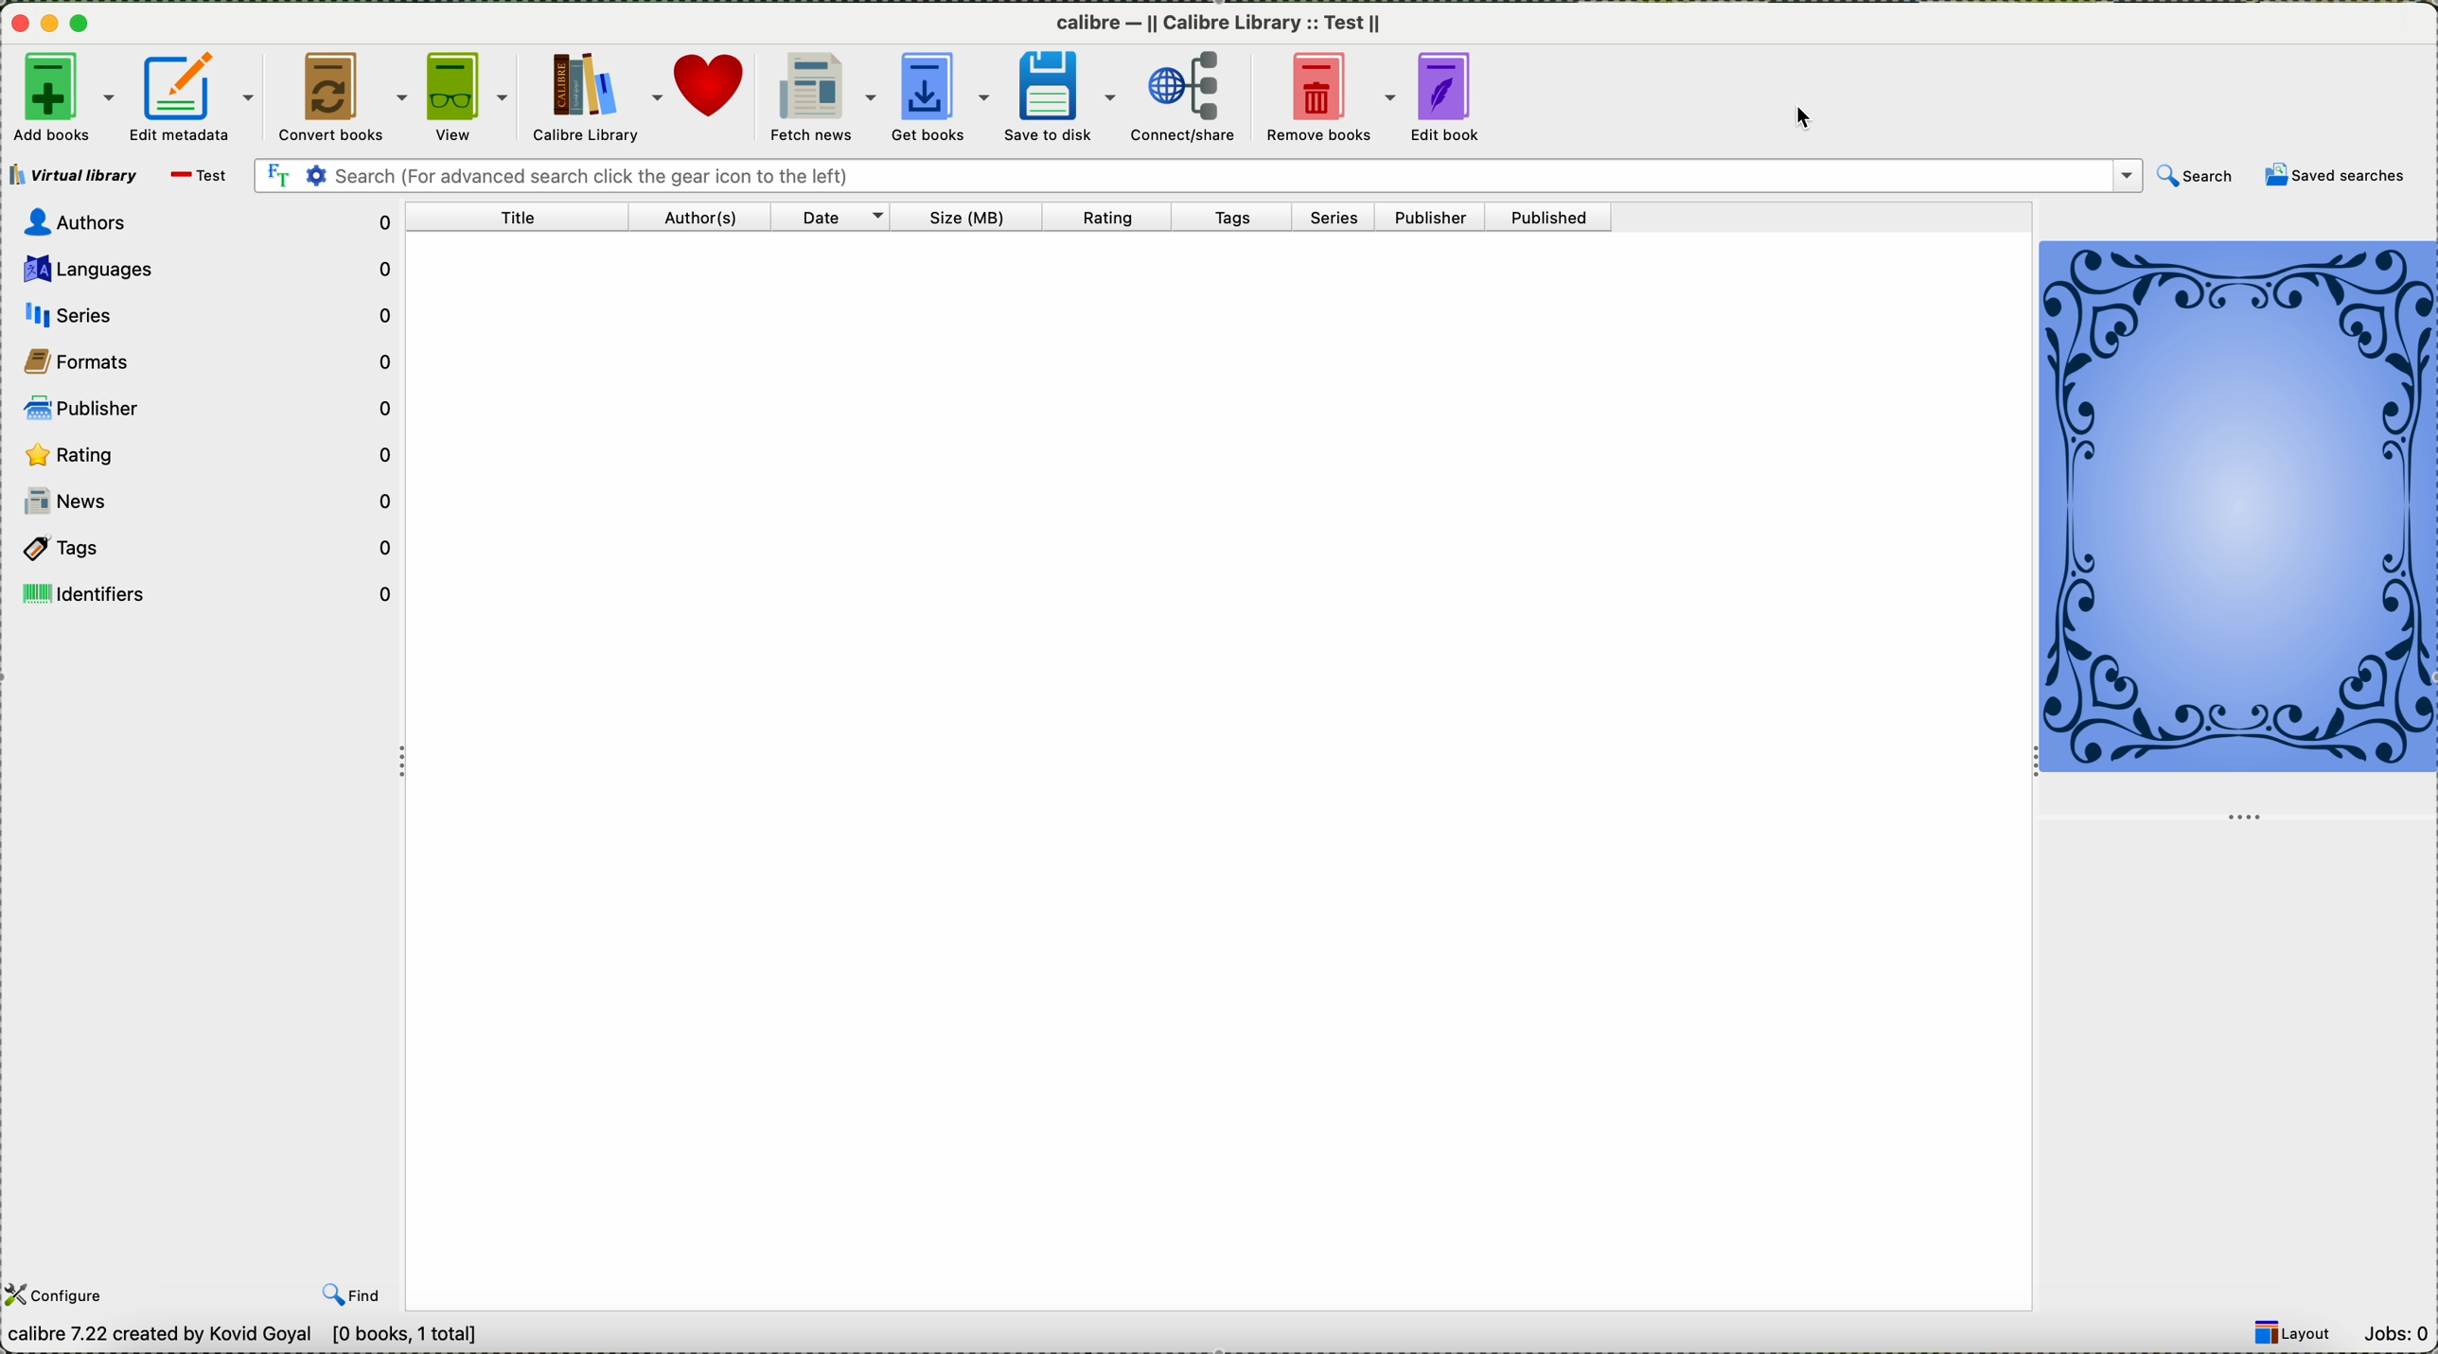 The height and width of the screenshot is (1354, 2438). I want to click on edit book, so click(1458, 97).